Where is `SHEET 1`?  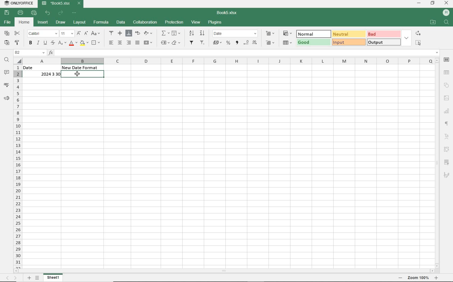 SHEET 1 is located at coordinates (53, 277).